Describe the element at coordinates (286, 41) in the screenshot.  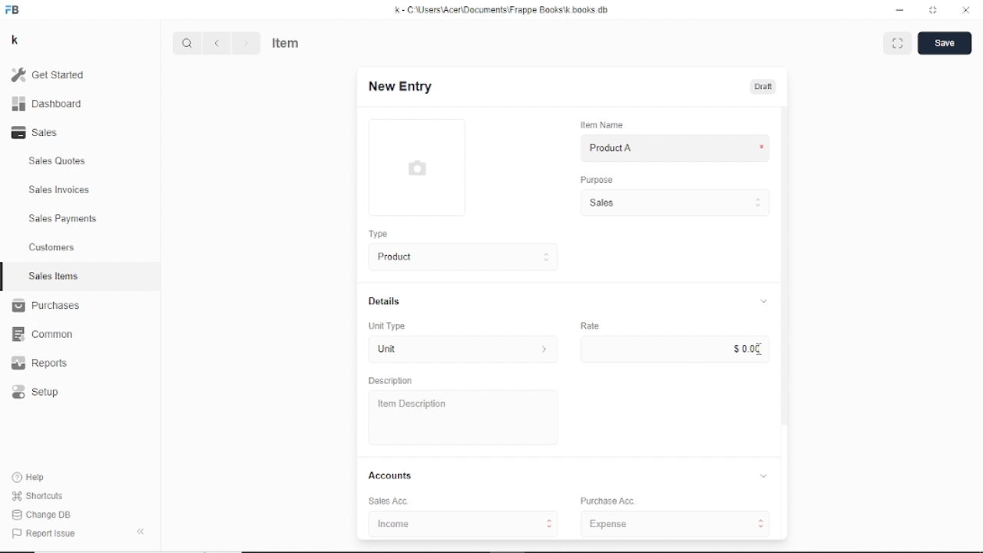
I see ` Item` at that location.